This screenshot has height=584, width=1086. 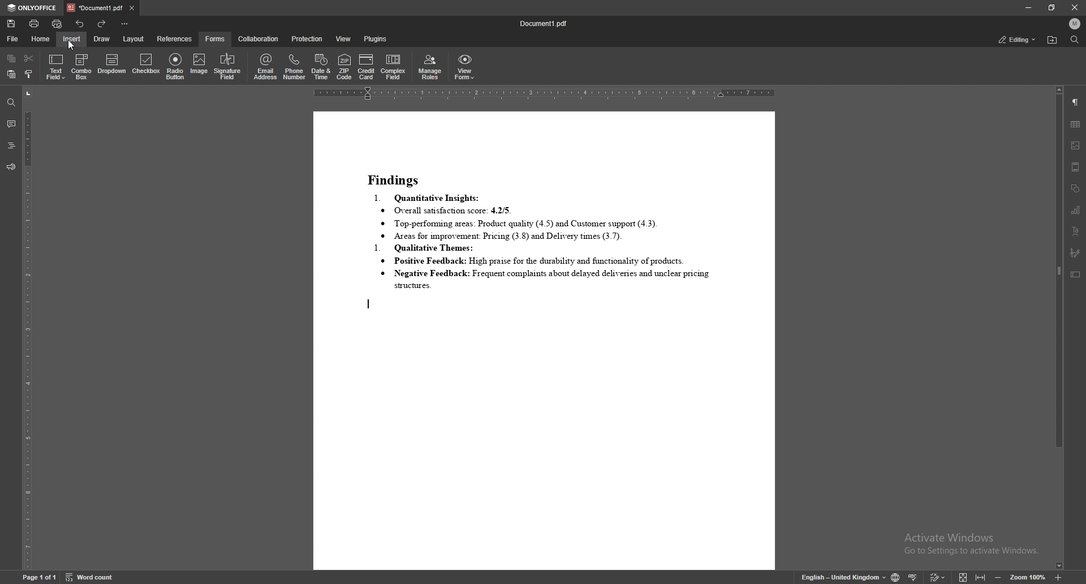 What do you see at coordinates (1016, 38) in the screenshot?
I see `status` at bounding box center [1016, 38].